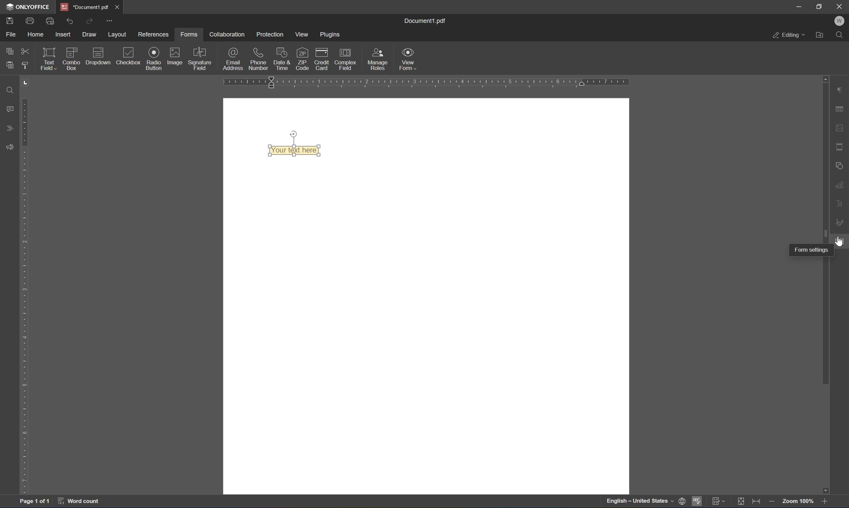  What do you see at coordinates (270, 34) in the screenshot?
I see `protection` at bounding box center [270, 34].